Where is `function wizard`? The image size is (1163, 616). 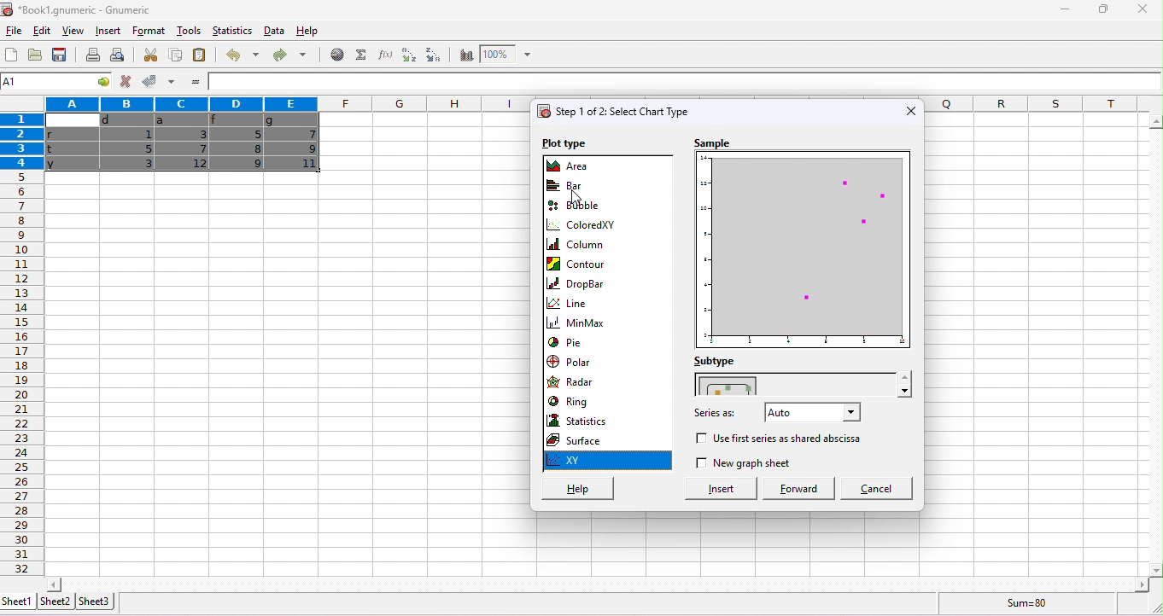 function wizard is located at coordinates (383, 54).